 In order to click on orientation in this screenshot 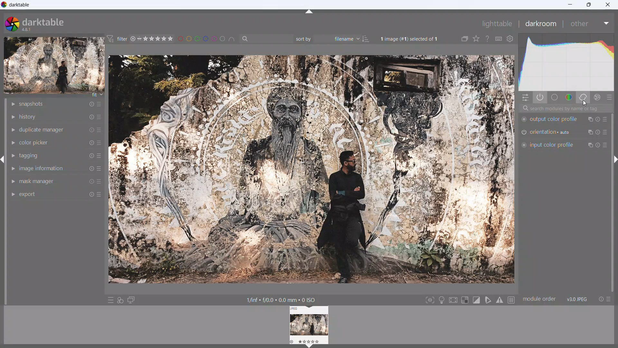, I will do `click(552, 132)`.